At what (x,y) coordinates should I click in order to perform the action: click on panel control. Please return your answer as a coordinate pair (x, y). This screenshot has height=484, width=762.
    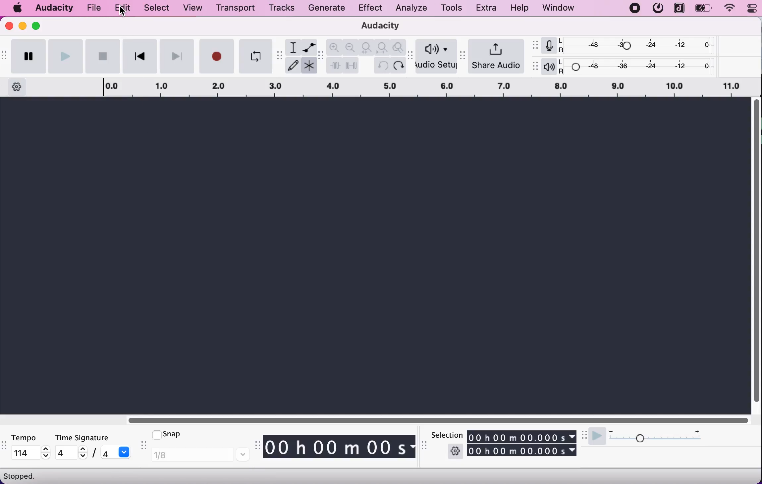
    Looking at the image, I should click on (749, 9).